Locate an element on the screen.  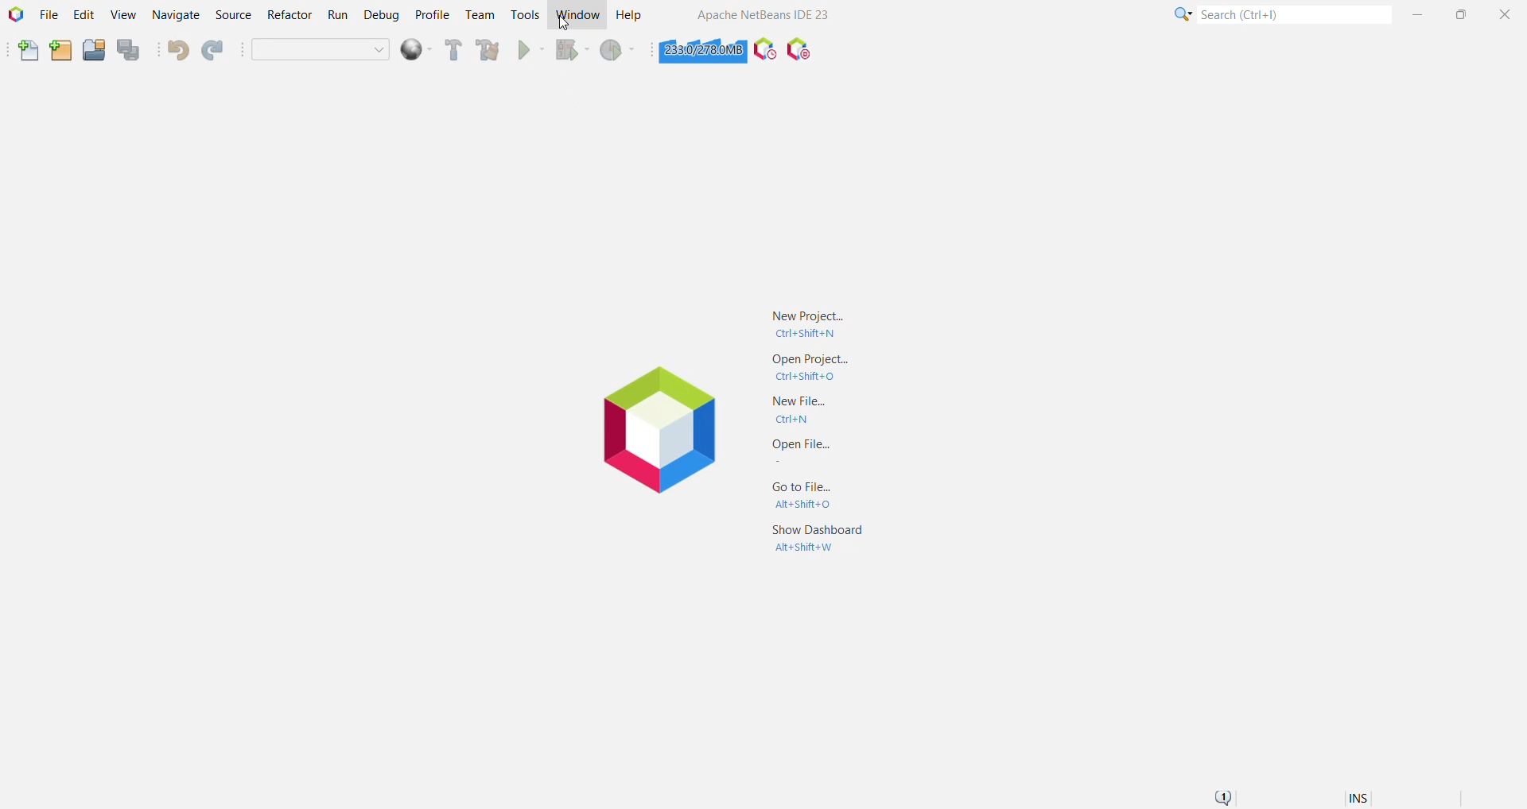
Encoding is located at coordinates (1378, 796).